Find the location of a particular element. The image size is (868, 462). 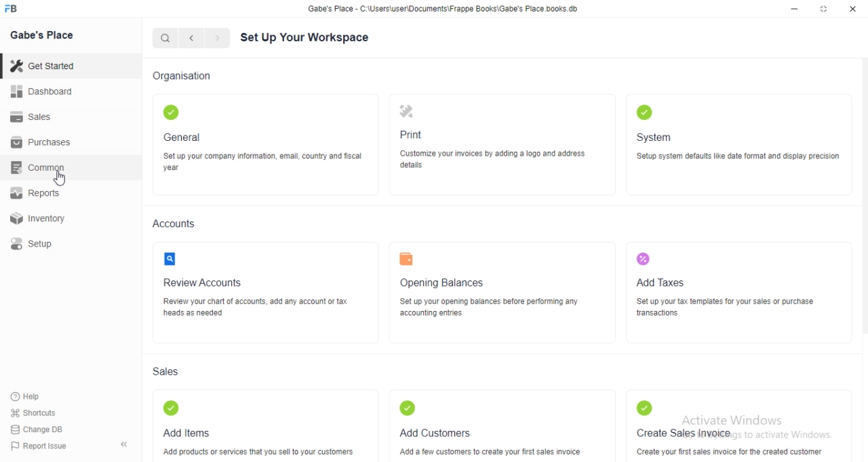

Add Taxes Set up your tax templates fo your sales of purchaseransactions is located at coordinates (727, 290).